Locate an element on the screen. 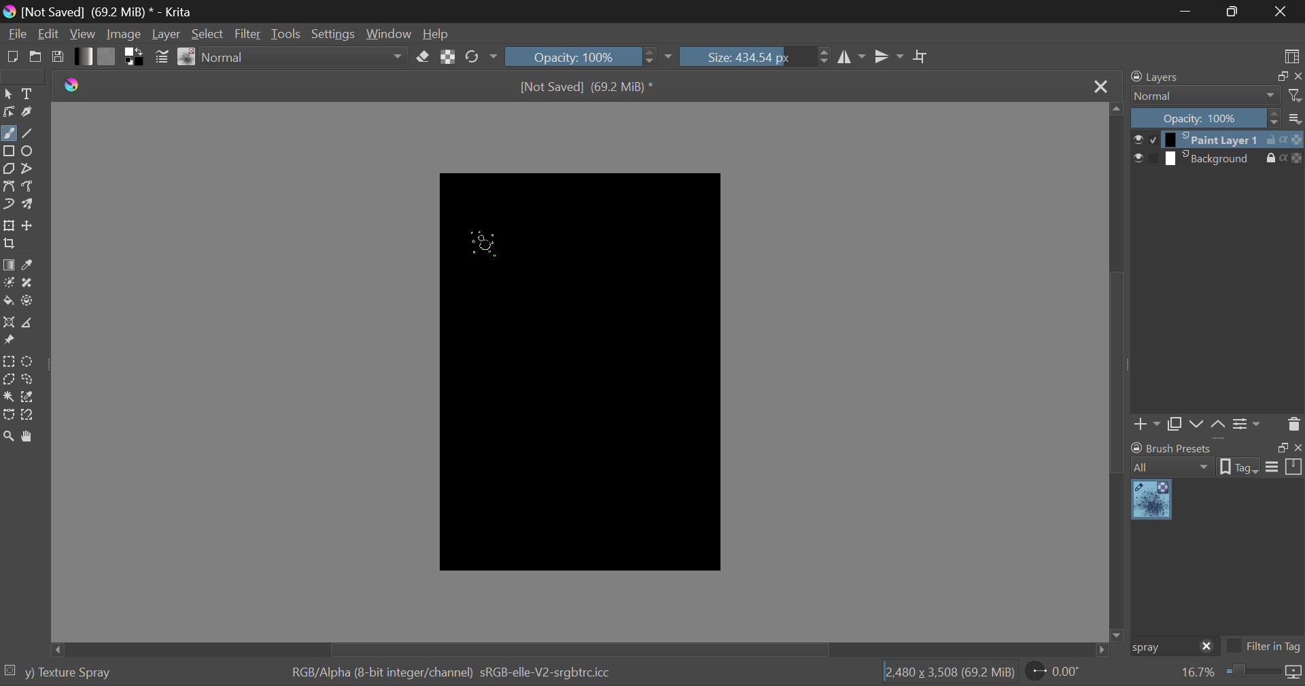 The width and height of the screenshot is (1305, 686). tag is located at coordinates (1239, 469).